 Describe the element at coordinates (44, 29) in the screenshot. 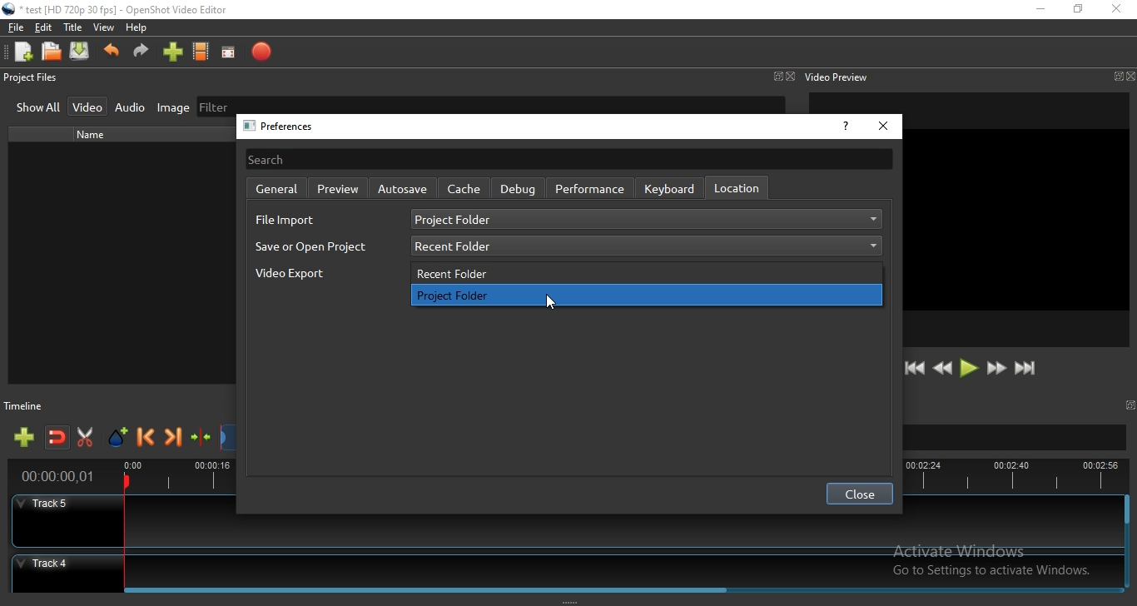

I see `Edit ` at that location.